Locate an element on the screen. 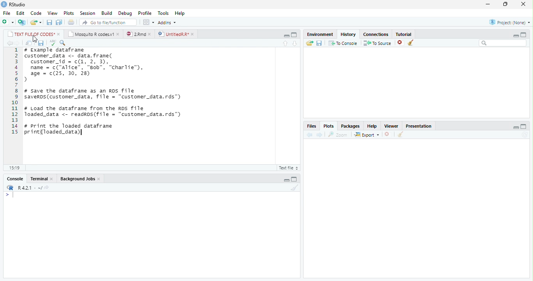 Image resolution: width=533 pixels, height=281 pixels. logo is located at coordinates (4, 4).